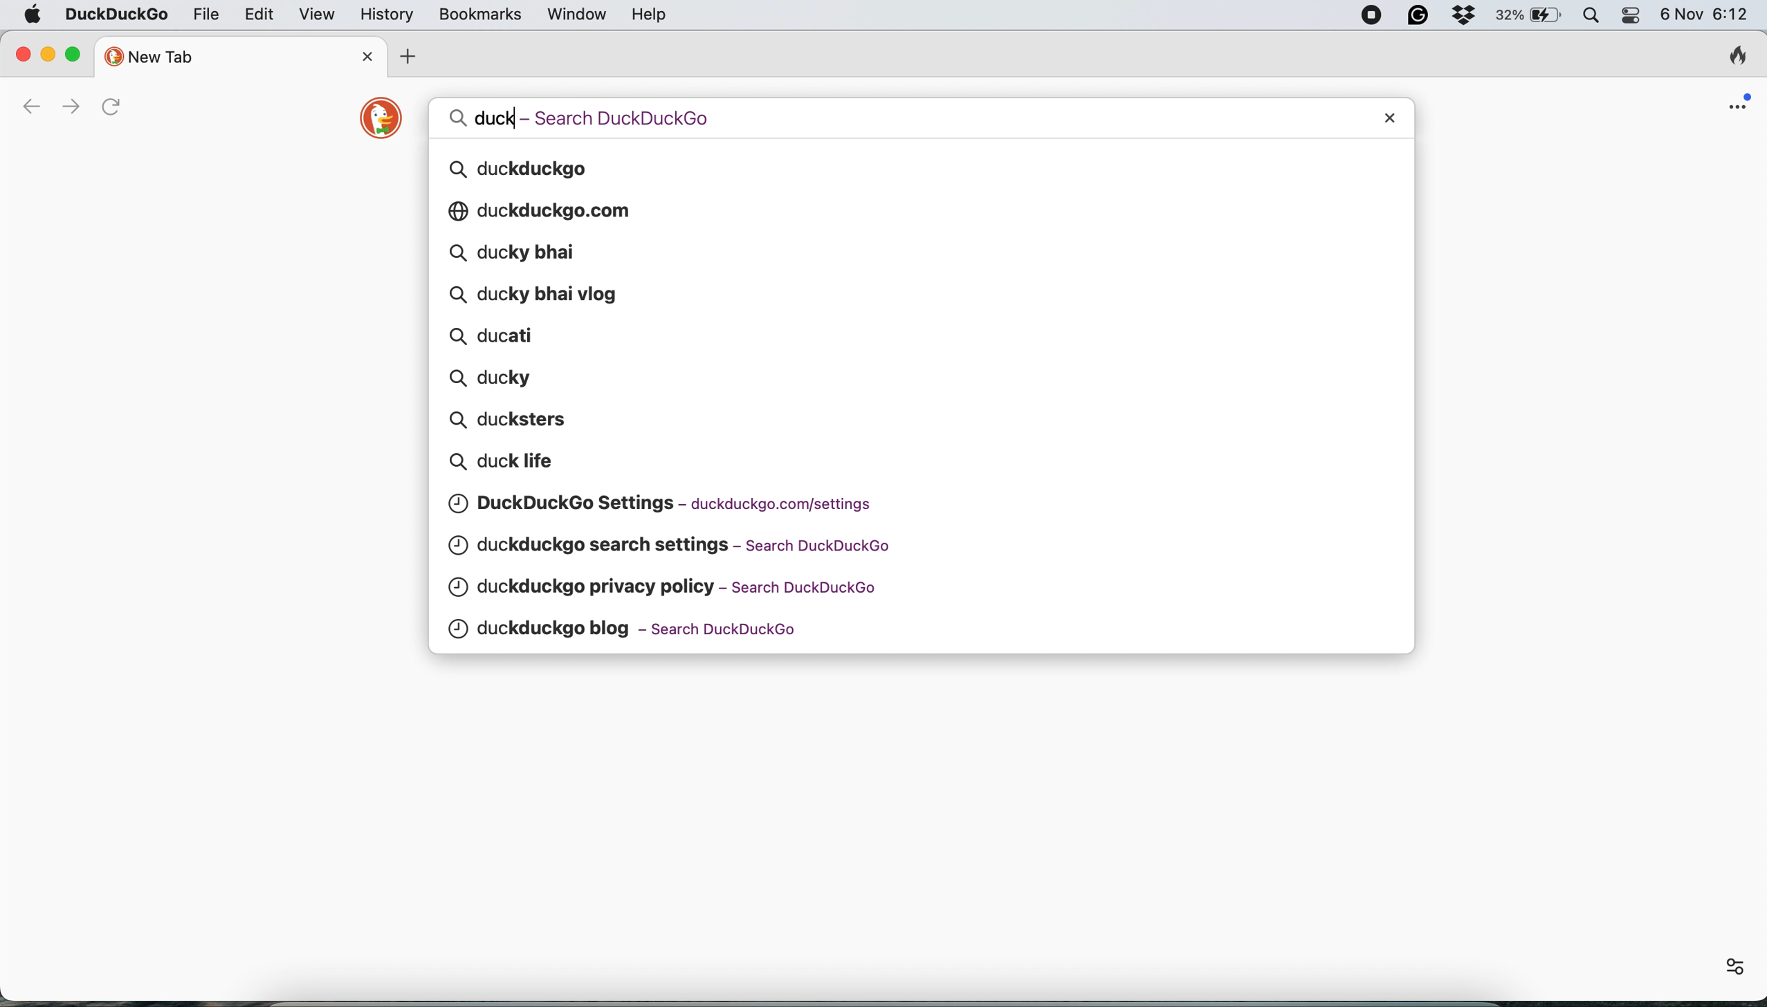  What do you see at coordinates (261, 14) in the screenshot?
I see `edit` at bounding box center [261, 14].